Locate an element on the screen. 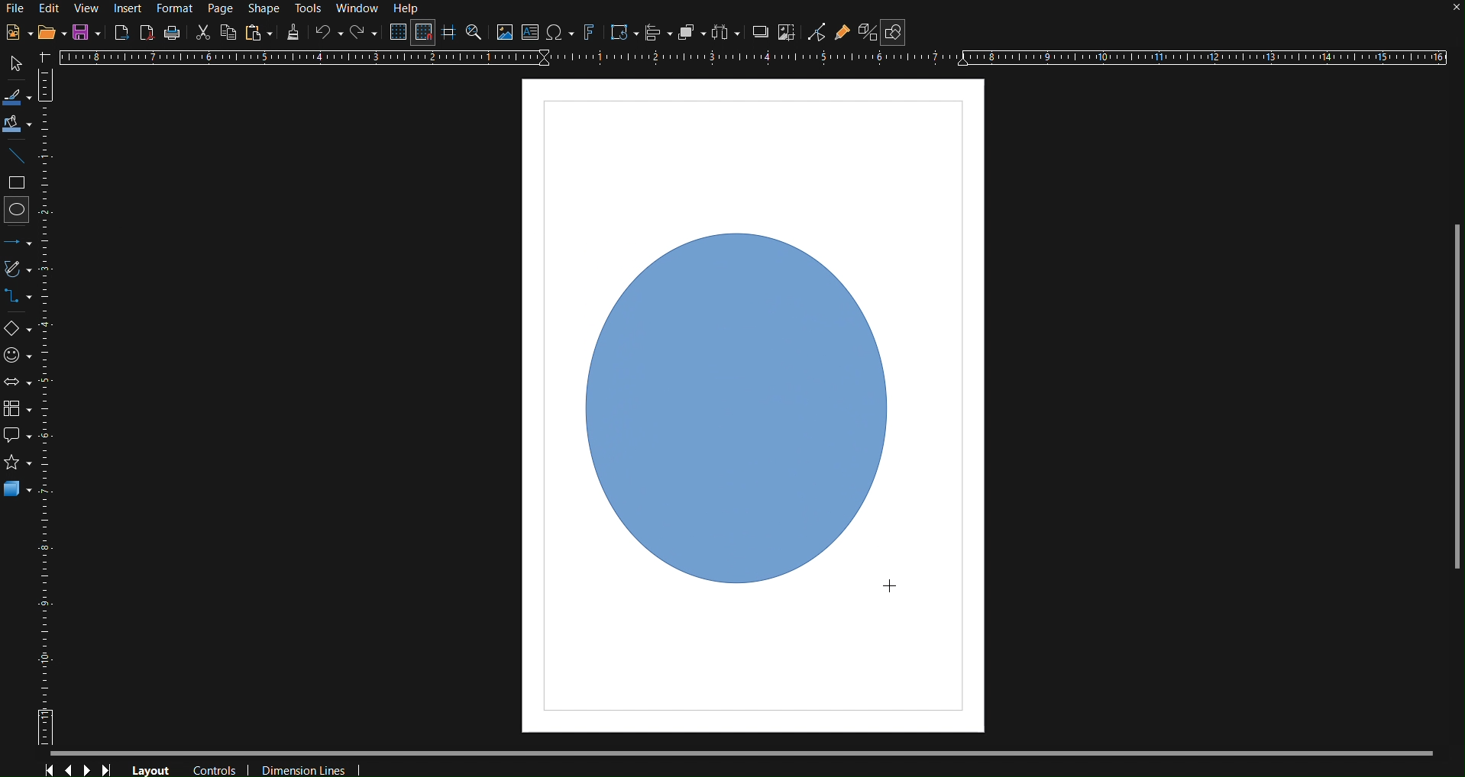  Snap to Grid is located at coordinates (423, 34).